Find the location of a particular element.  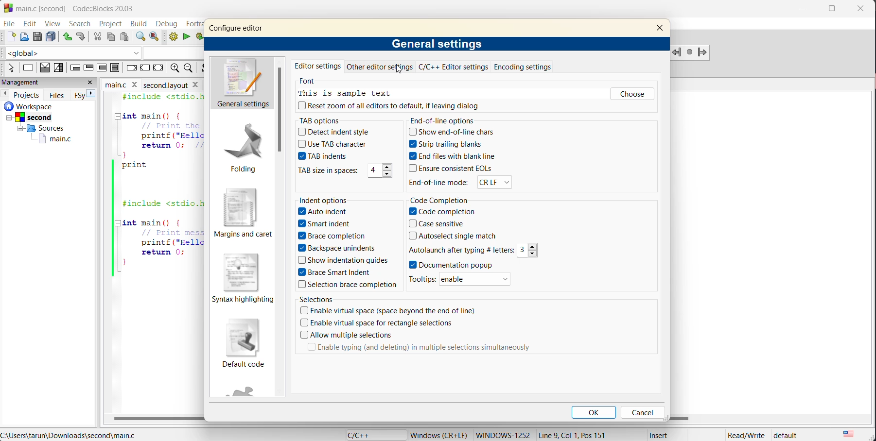

second.layout is located at coordinates (164, 85).